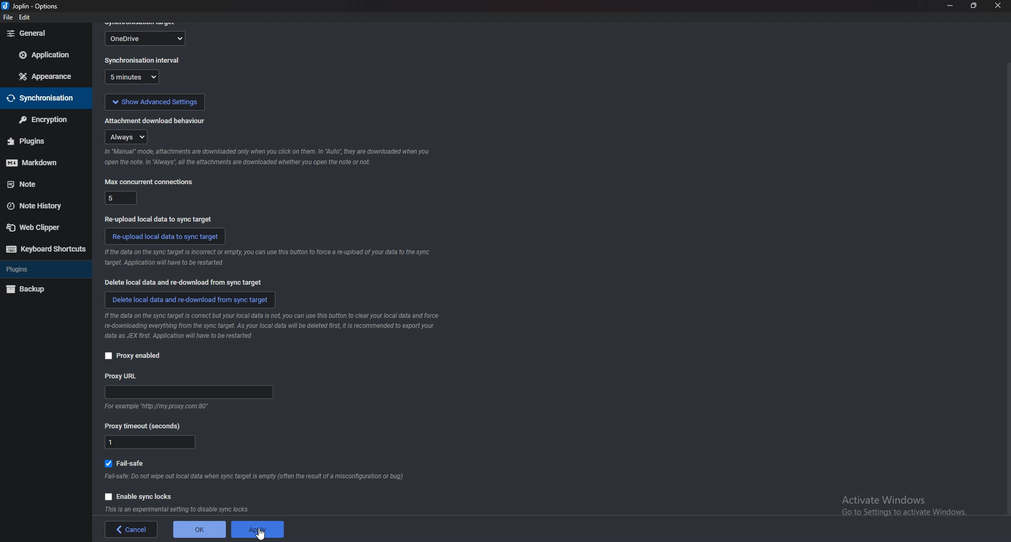 This screenshot has height=542, width=1011. I want to click on info, so click(266, 157).